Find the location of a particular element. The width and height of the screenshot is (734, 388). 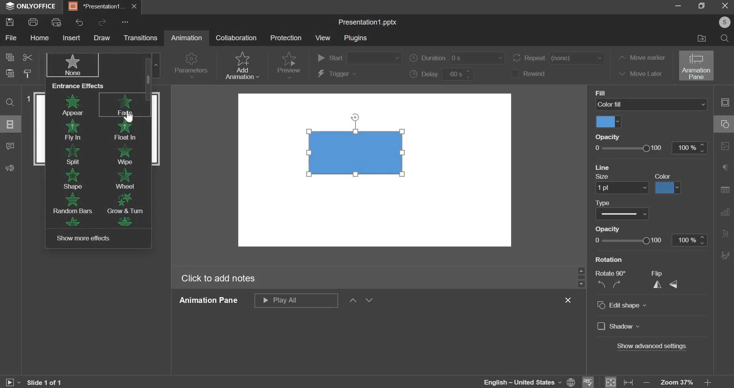

show more effects is located at coordinates (87, 238).